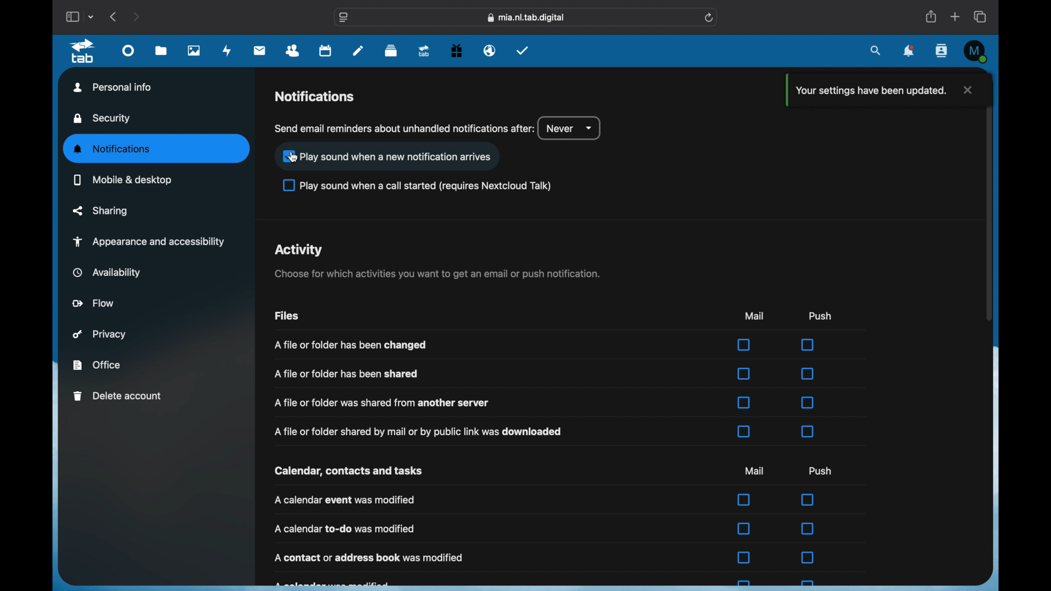 The width and height of the screenshot is (1051, 591). What do you see at coordinates (102, 119) in the screenshot?
I see `security` at bounding box center [102, 119].